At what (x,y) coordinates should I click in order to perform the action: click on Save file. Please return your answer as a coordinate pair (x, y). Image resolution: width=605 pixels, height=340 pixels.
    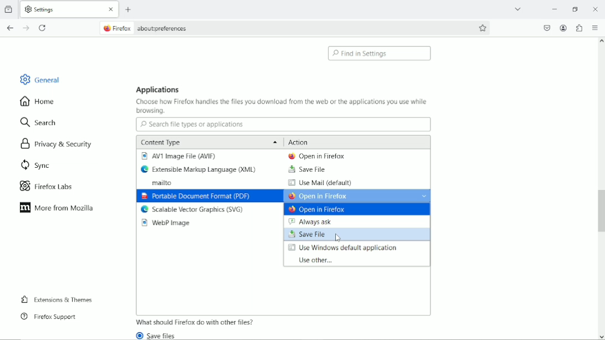
    Looking at the image, I should click on (306, 169).